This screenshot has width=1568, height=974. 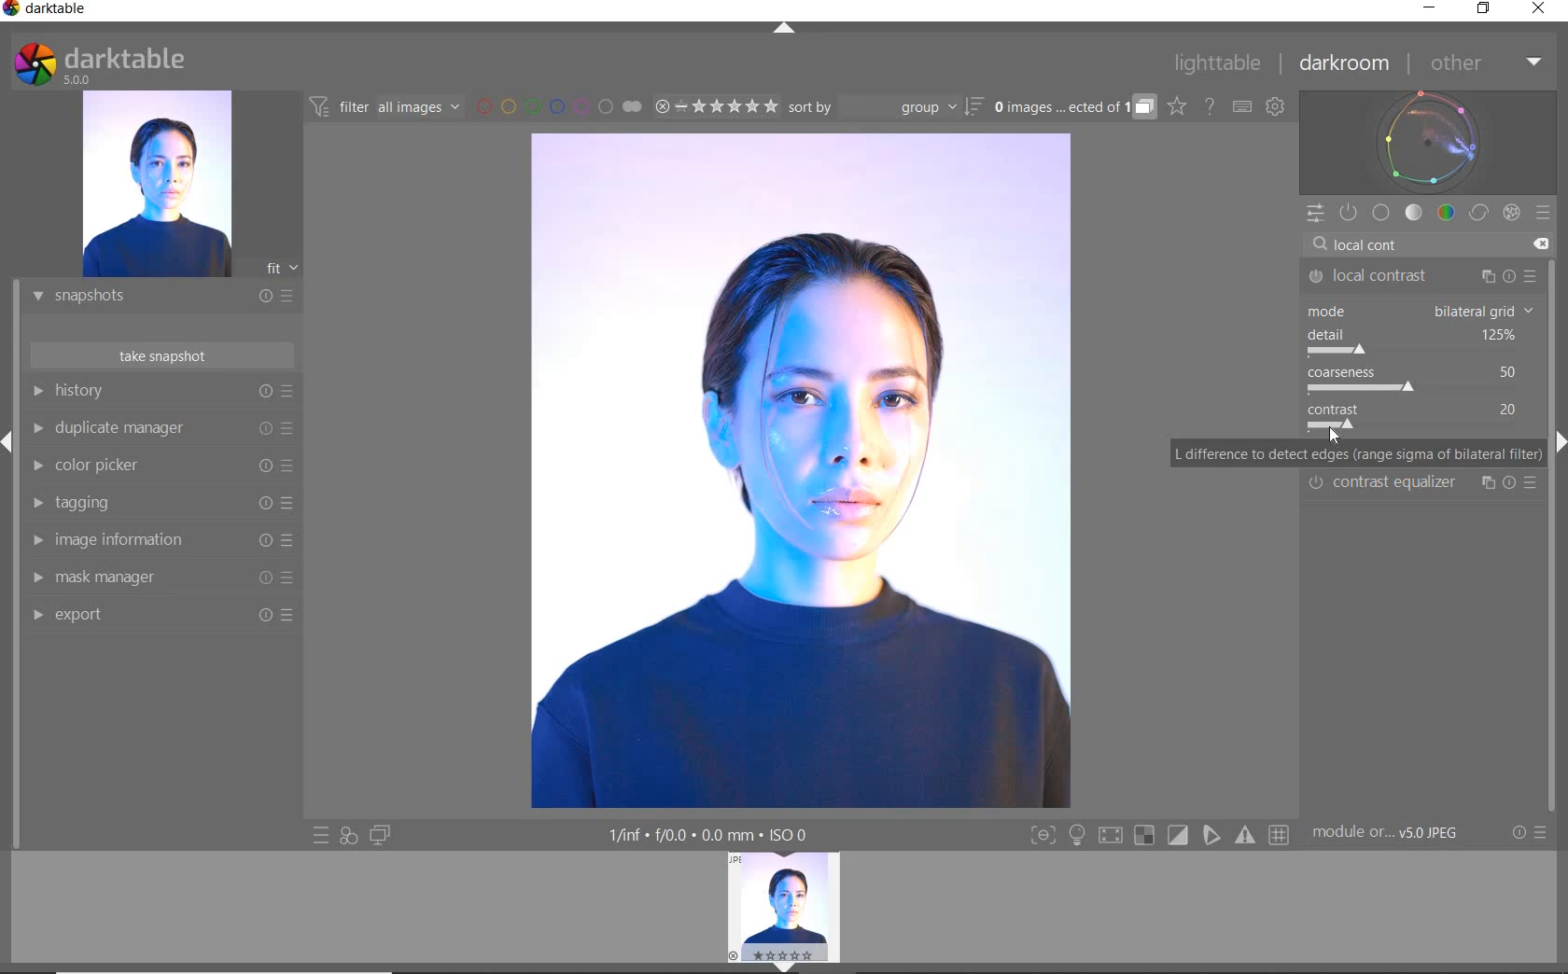 I want to click on Expand/Collapse, so click(x=1558, y=439).